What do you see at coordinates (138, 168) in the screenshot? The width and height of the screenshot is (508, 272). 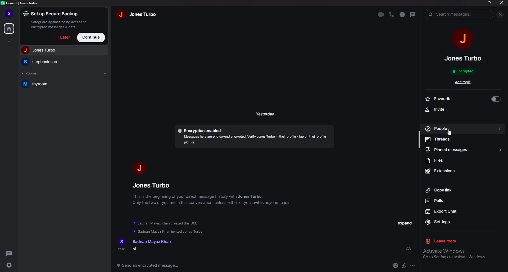 I see `people photo` at bounding box center [138, 168].